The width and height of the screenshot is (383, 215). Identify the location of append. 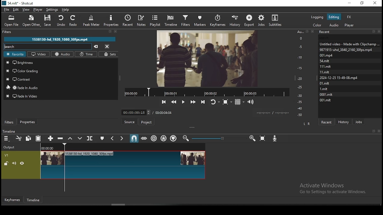
(50, 139).